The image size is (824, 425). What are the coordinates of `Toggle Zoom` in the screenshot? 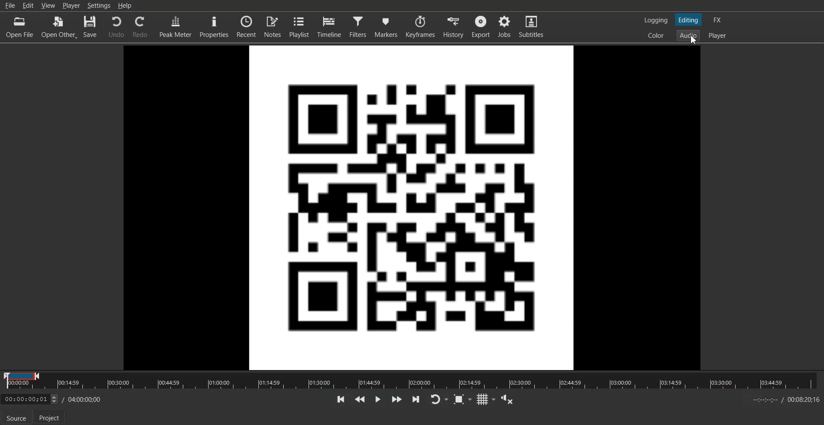 It's located at (463, 399).